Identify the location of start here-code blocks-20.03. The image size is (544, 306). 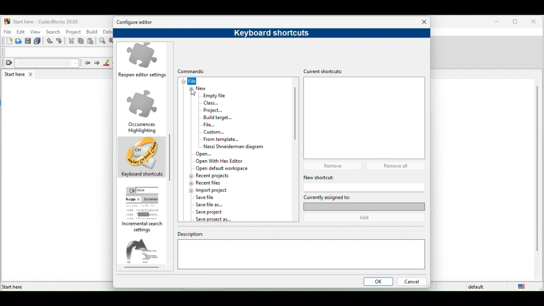
(41, 21).